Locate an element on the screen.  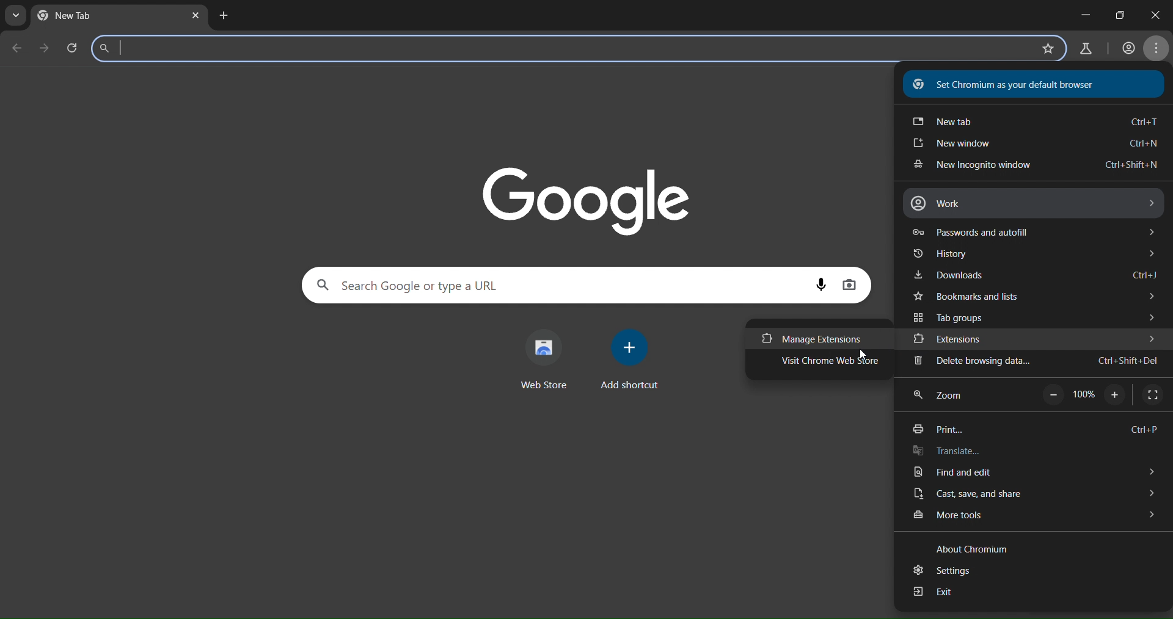
work is located at coordinates (1034, 203).